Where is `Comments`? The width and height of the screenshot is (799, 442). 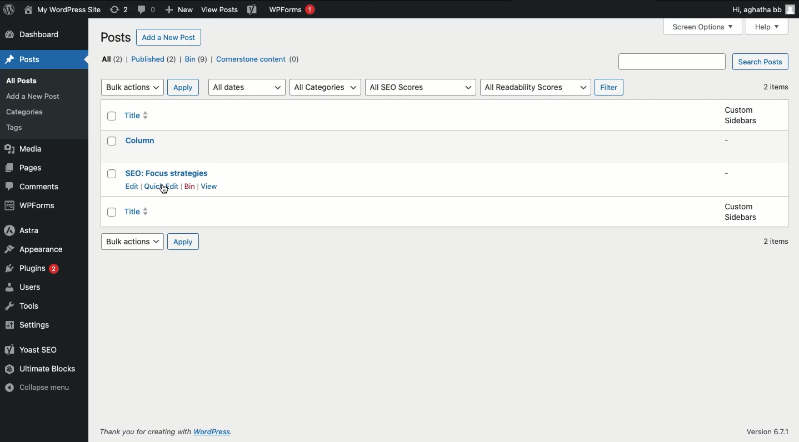
Comments is located at coordinates (148, 11).